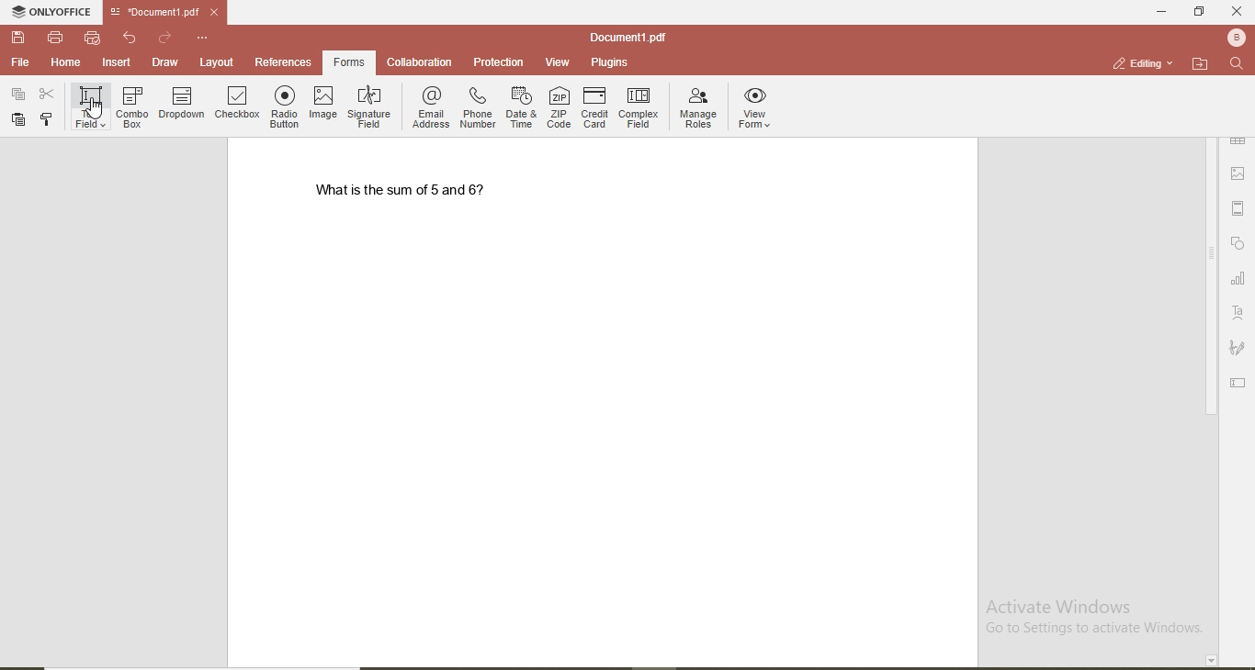  I want to click on dropdown, so click(182, 106).